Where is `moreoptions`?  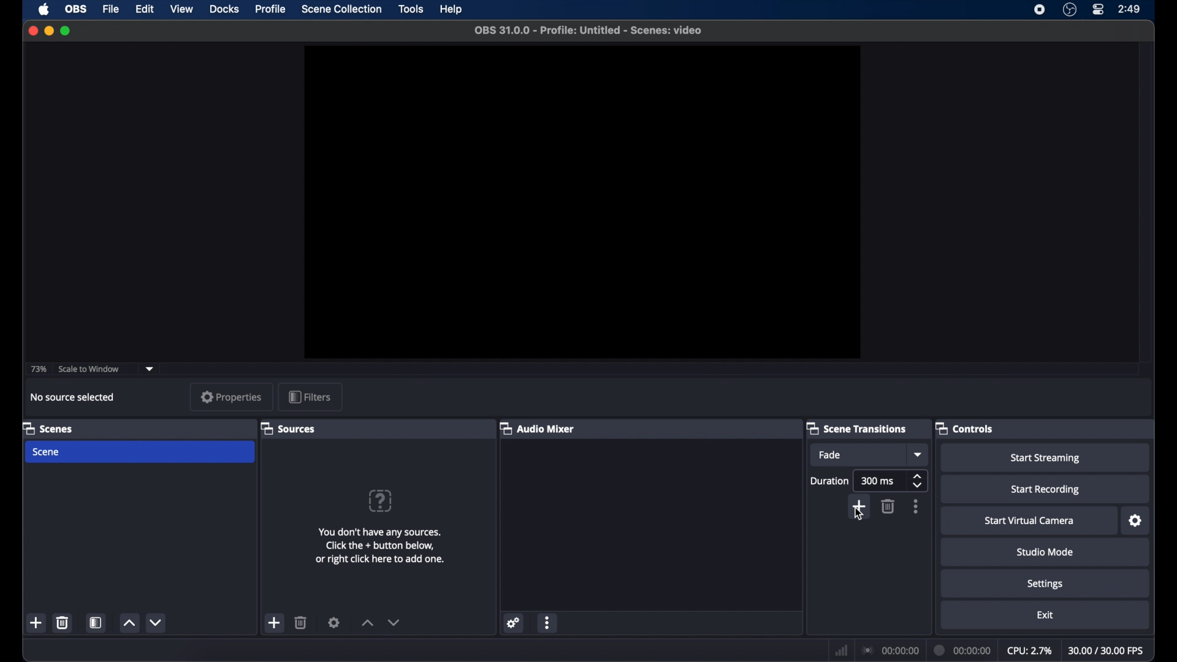 moreoptions is located at coordinates (916, 506).